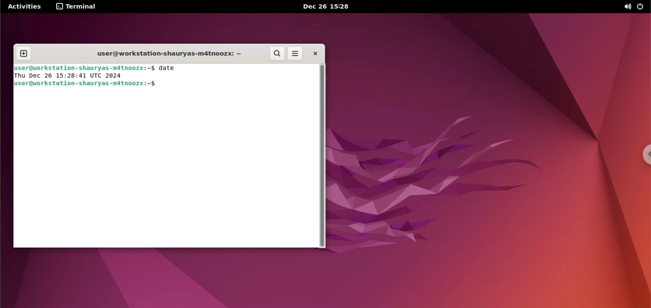  I want to click on sound options, so click(627, 6).